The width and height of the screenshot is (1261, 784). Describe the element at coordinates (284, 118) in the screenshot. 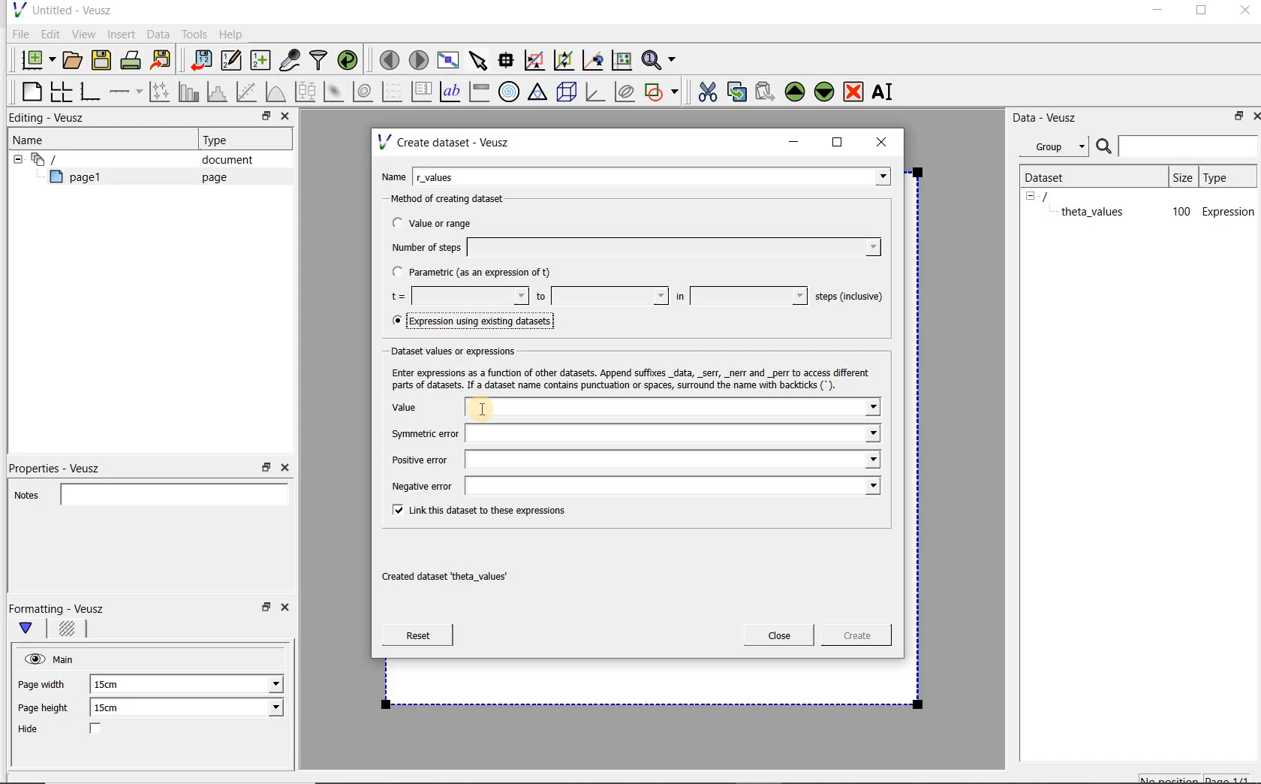

I see `Close` at that location.